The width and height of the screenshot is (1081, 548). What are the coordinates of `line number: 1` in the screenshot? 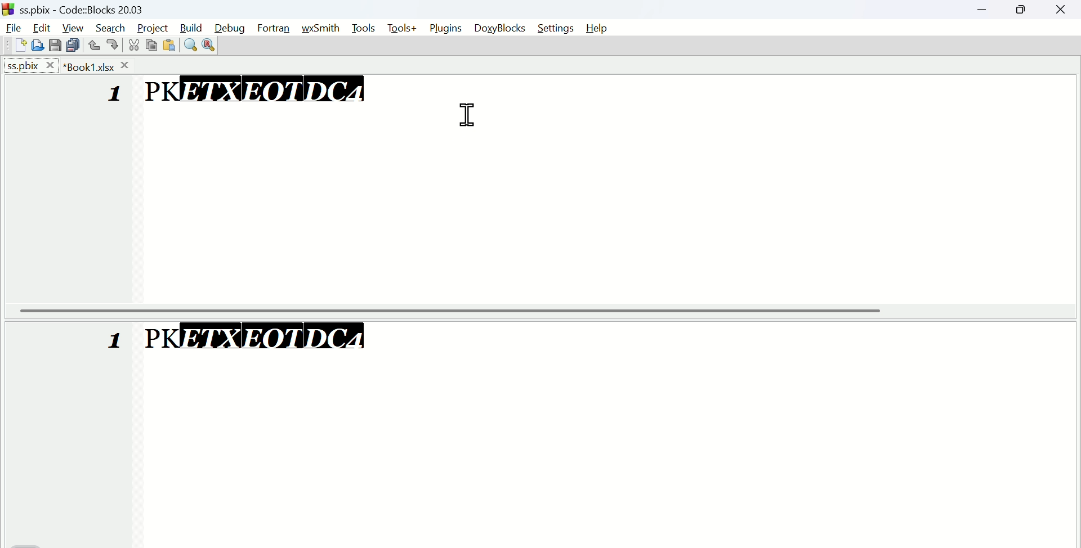 It's located at (115, 93).